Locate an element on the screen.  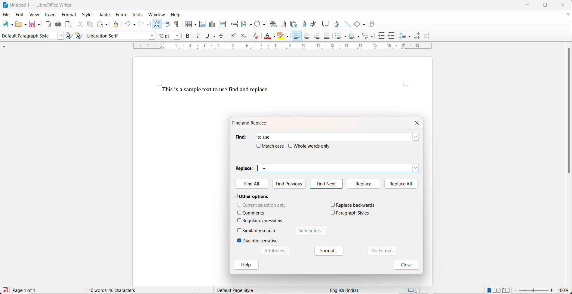
view is located at coordinates (34, 15).